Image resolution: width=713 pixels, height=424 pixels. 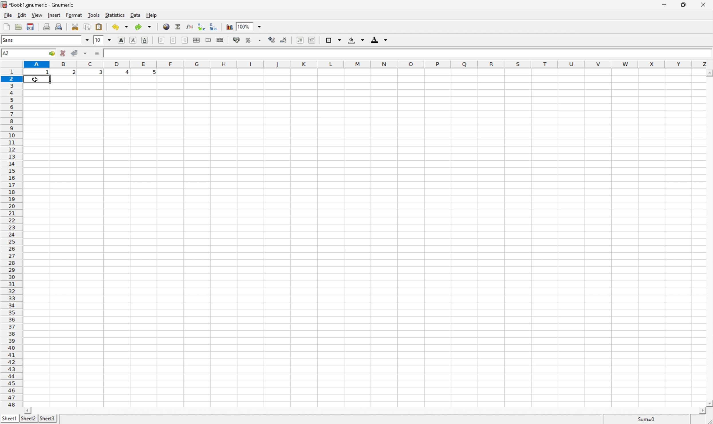 What do you see at coordinates (37, 15) in the screenshot?
I see `view` at bounding box center [37, 15].